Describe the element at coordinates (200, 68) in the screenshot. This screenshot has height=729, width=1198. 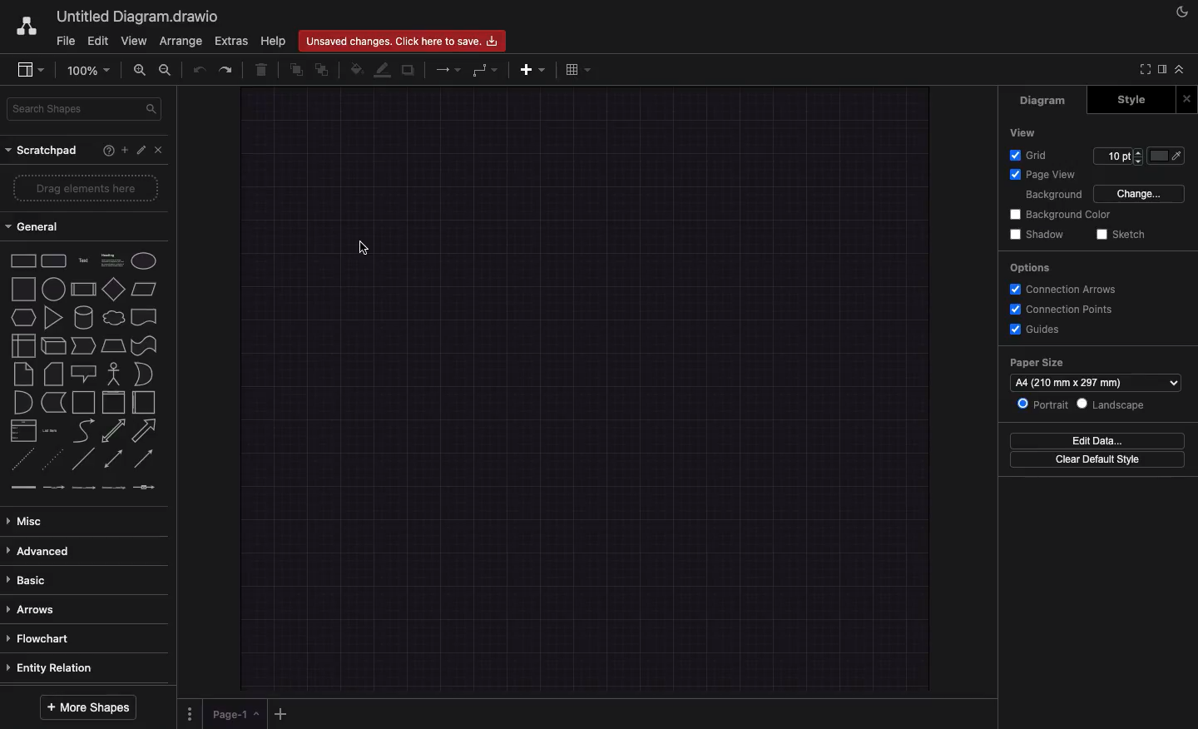
I see `Undo` at that location.